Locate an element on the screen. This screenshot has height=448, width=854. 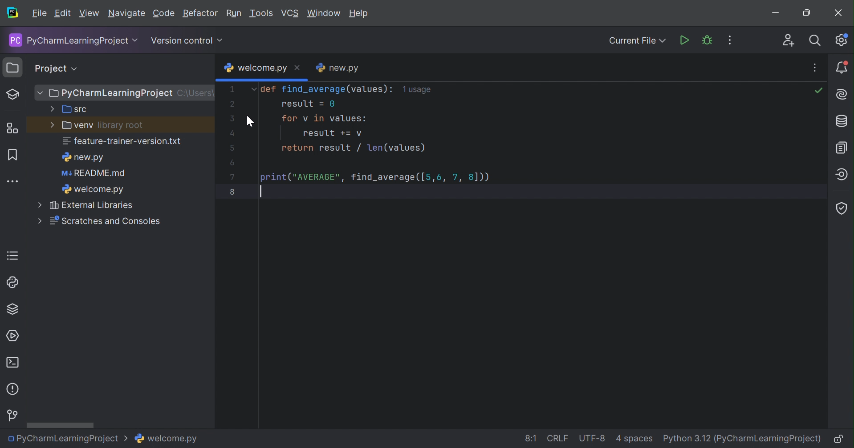
PyCharmLearningProject is located at coordinates (106, 93).